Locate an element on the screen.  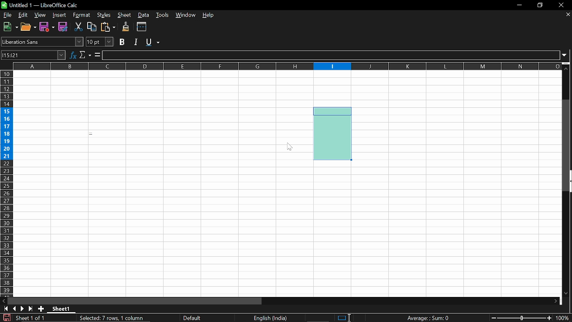
Split wondows is located at coordinates (142, 27).